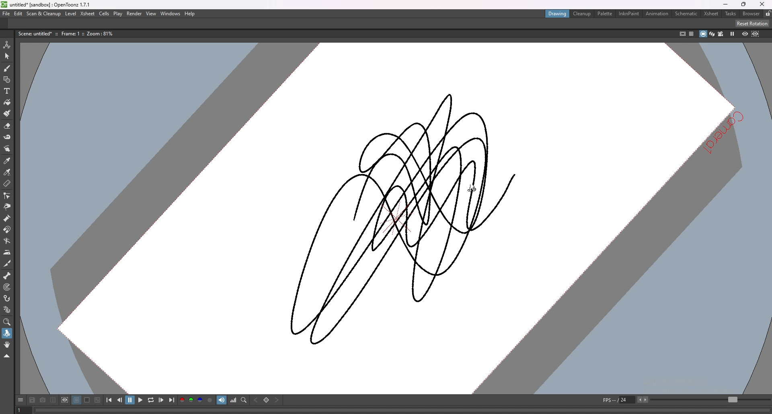  Describe the element at coordinates (7, 322) in the screenshot. I see `zoom` at that location.